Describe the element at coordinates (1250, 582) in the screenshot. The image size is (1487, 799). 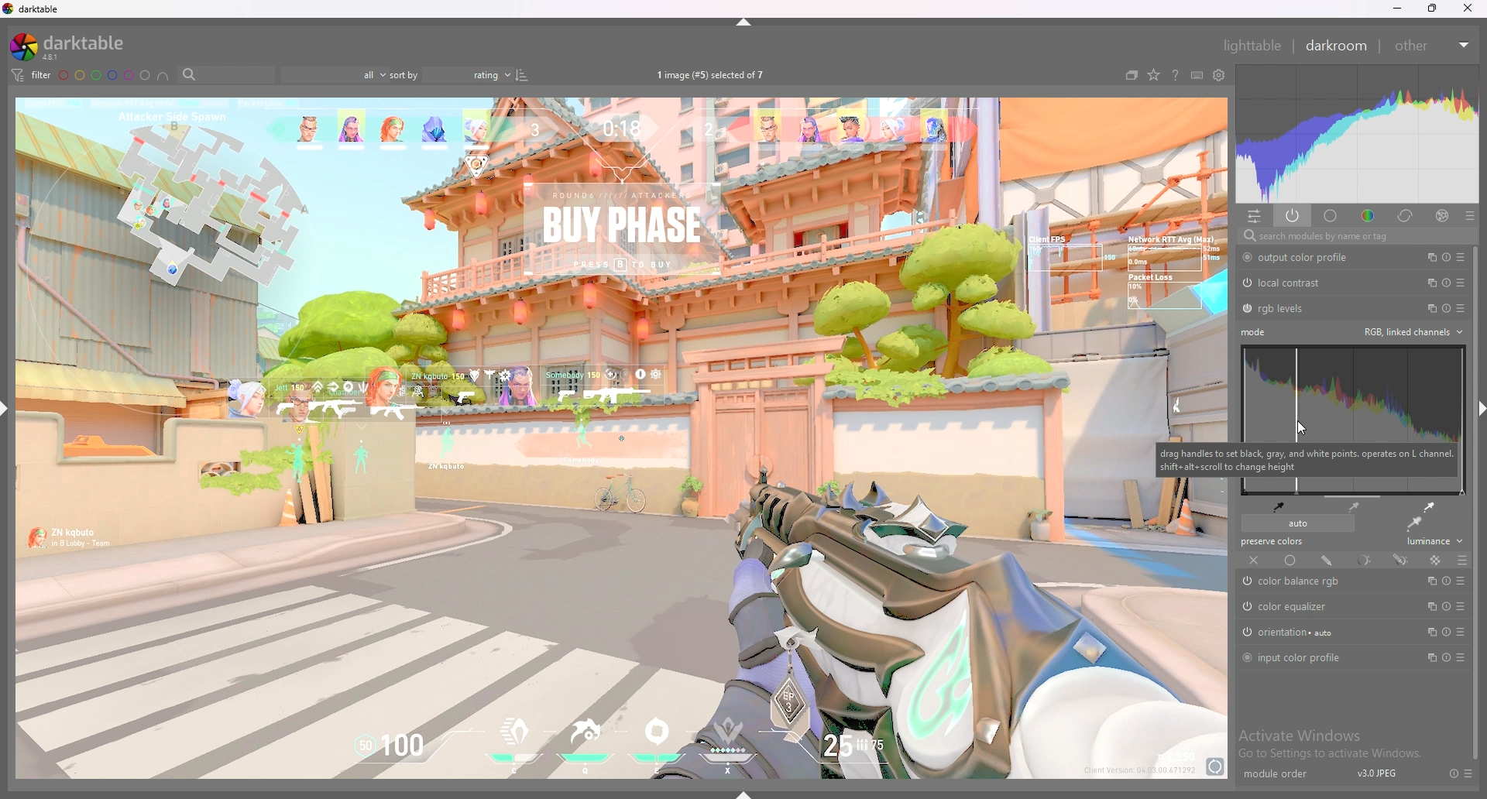
I see `switched on` at that location.